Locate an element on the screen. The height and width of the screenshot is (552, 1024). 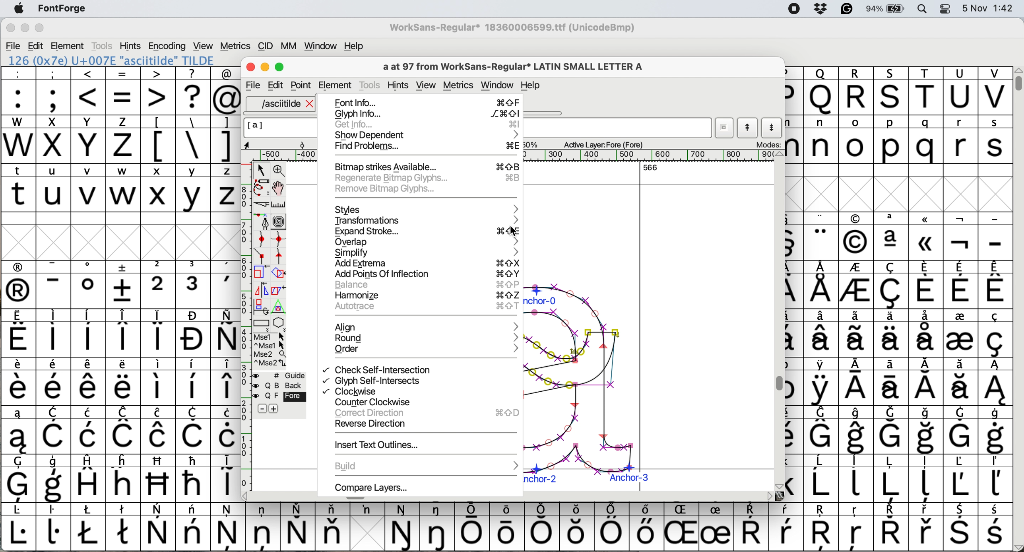
add a comer point is located at coordinates (262, 255).